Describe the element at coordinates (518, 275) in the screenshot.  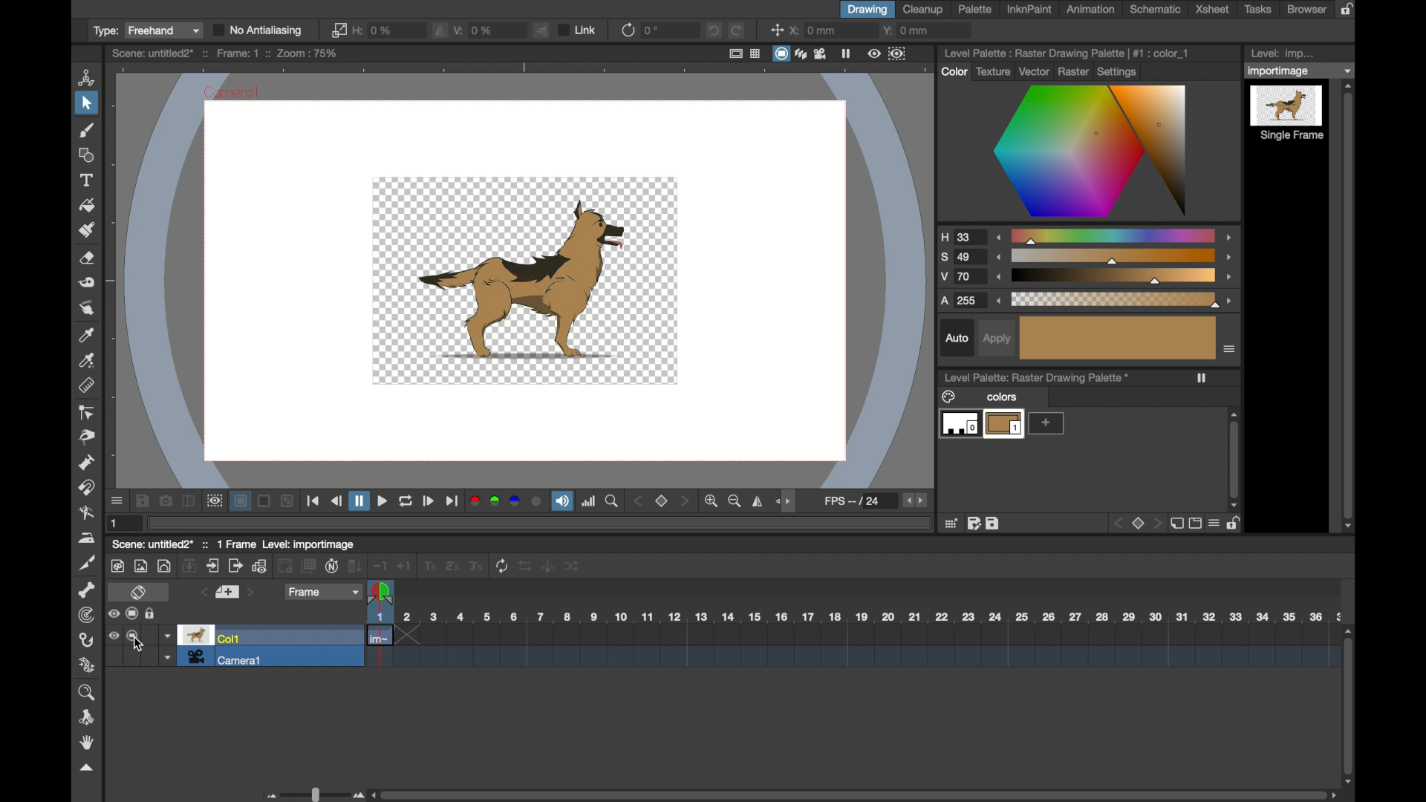
I see `canvas` at that location.